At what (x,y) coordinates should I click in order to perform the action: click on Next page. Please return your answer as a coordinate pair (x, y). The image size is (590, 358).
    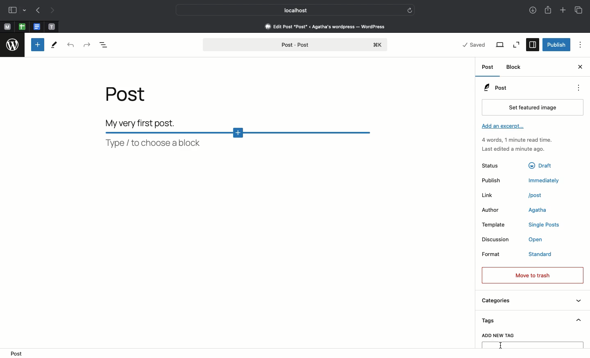
    Looking at the image, I should click on (52, 10).